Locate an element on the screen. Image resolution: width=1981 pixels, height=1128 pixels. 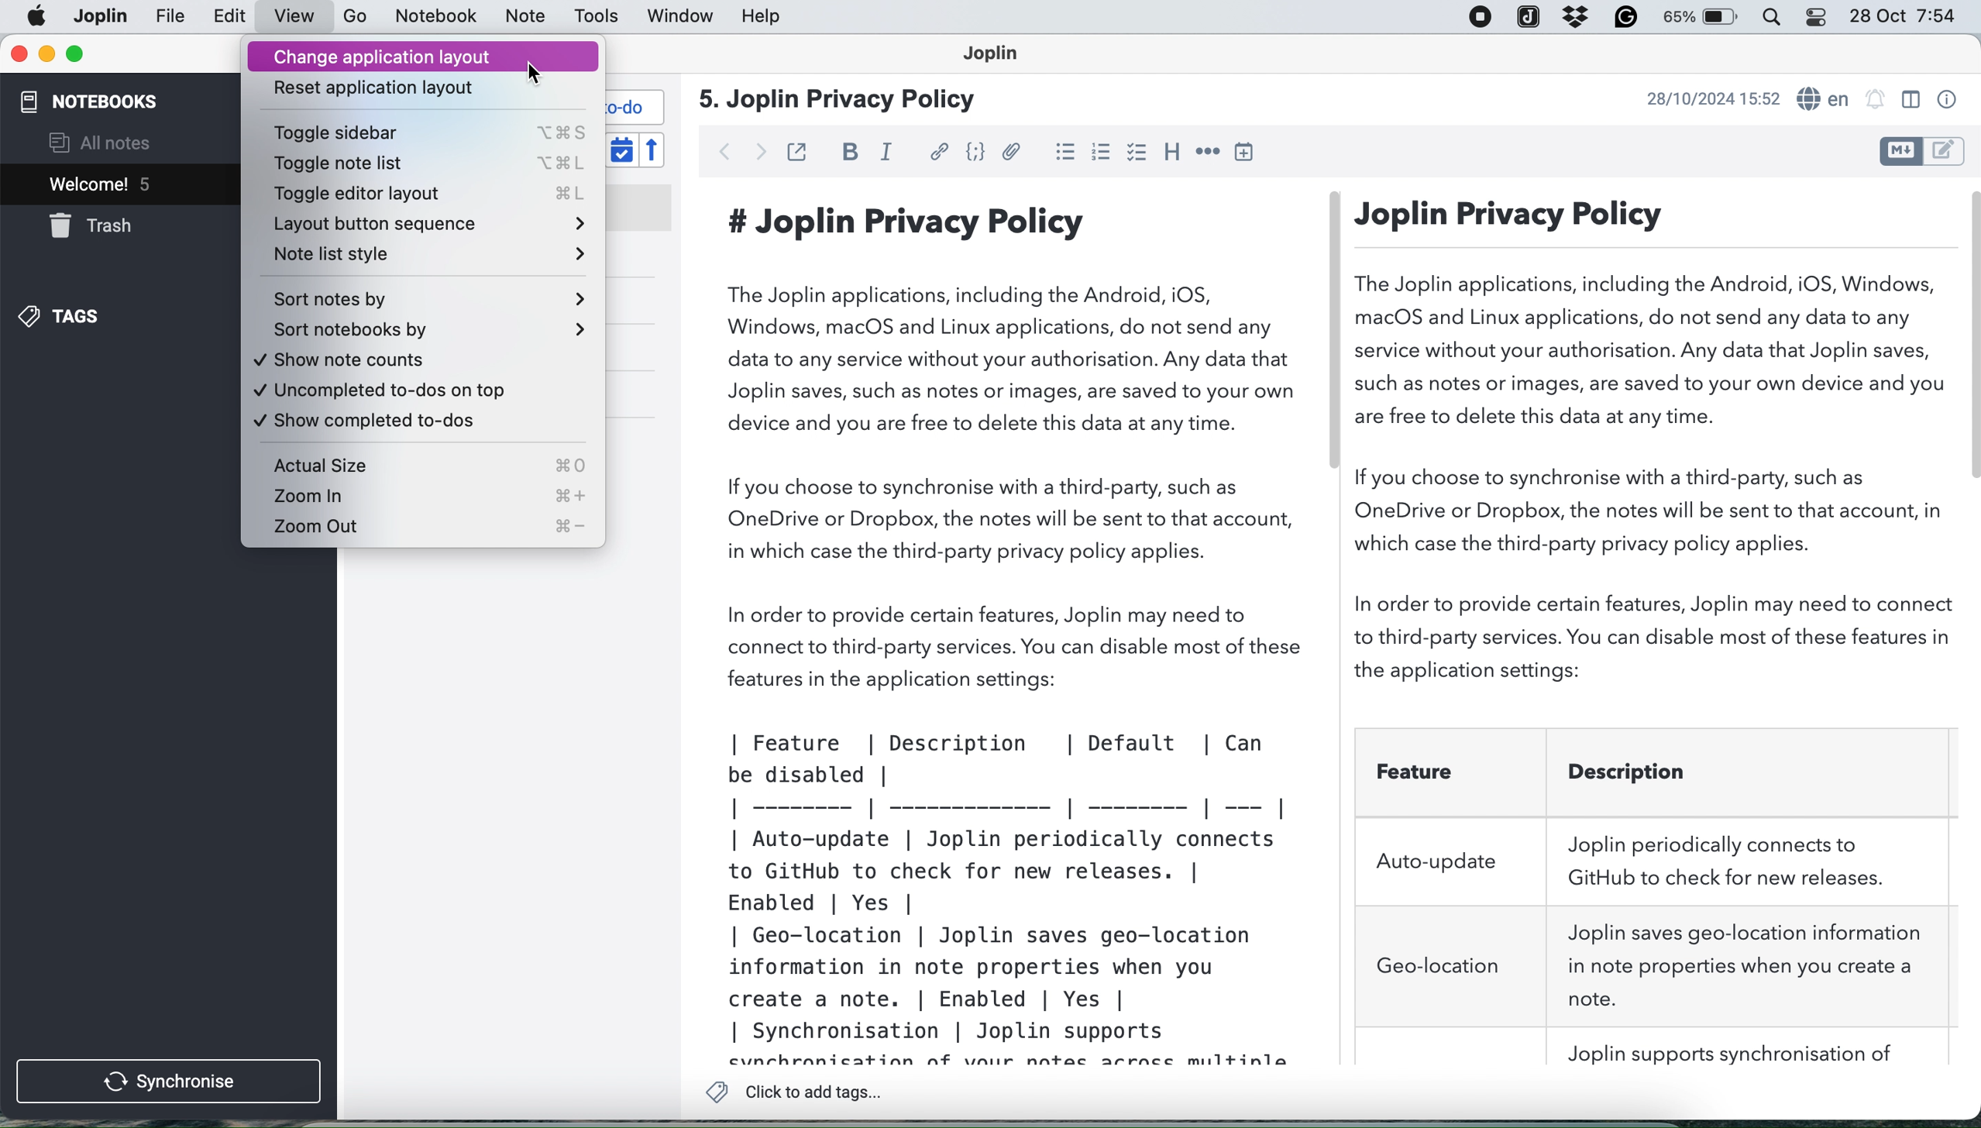
control center is located at coordinates (1779, 18).